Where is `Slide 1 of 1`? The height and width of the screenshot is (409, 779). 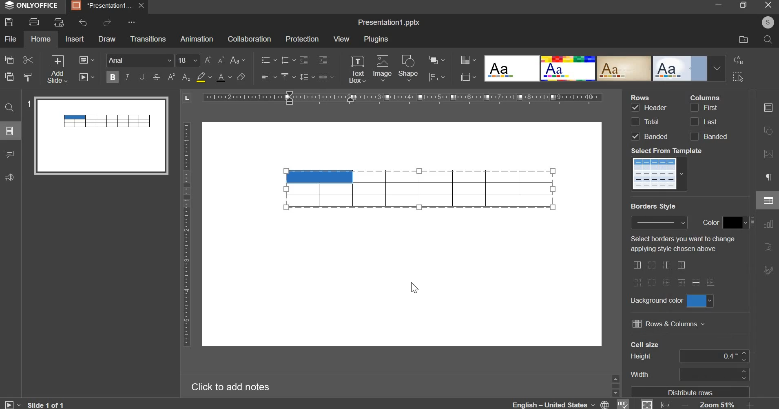
Slide 1 of 1 is located at coordinates (34, 405).